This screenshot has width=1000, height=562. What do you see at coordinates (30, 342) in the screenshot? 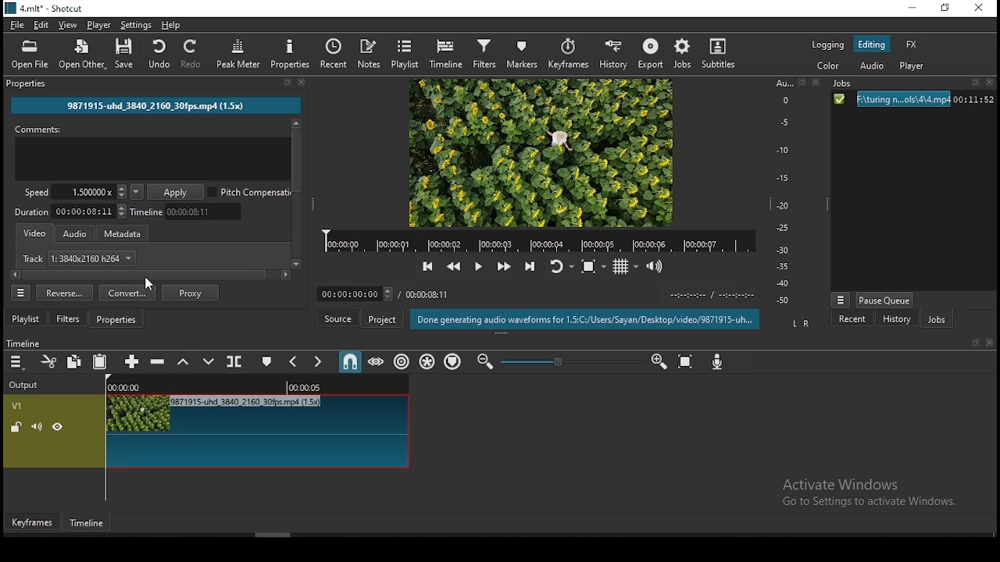
I see `timeline` at bounding box center [30, 342].